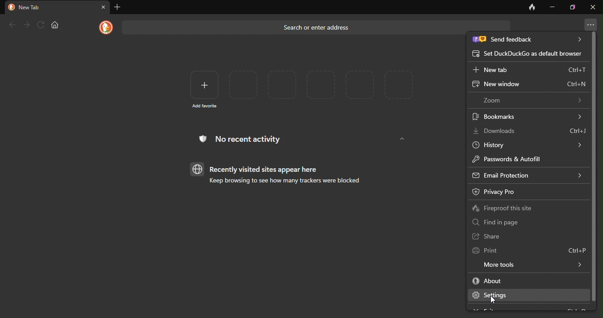 The image size is (603, 318). Describe the element at coordinates (103, 7) in the screenshot. I see `close` at that location.